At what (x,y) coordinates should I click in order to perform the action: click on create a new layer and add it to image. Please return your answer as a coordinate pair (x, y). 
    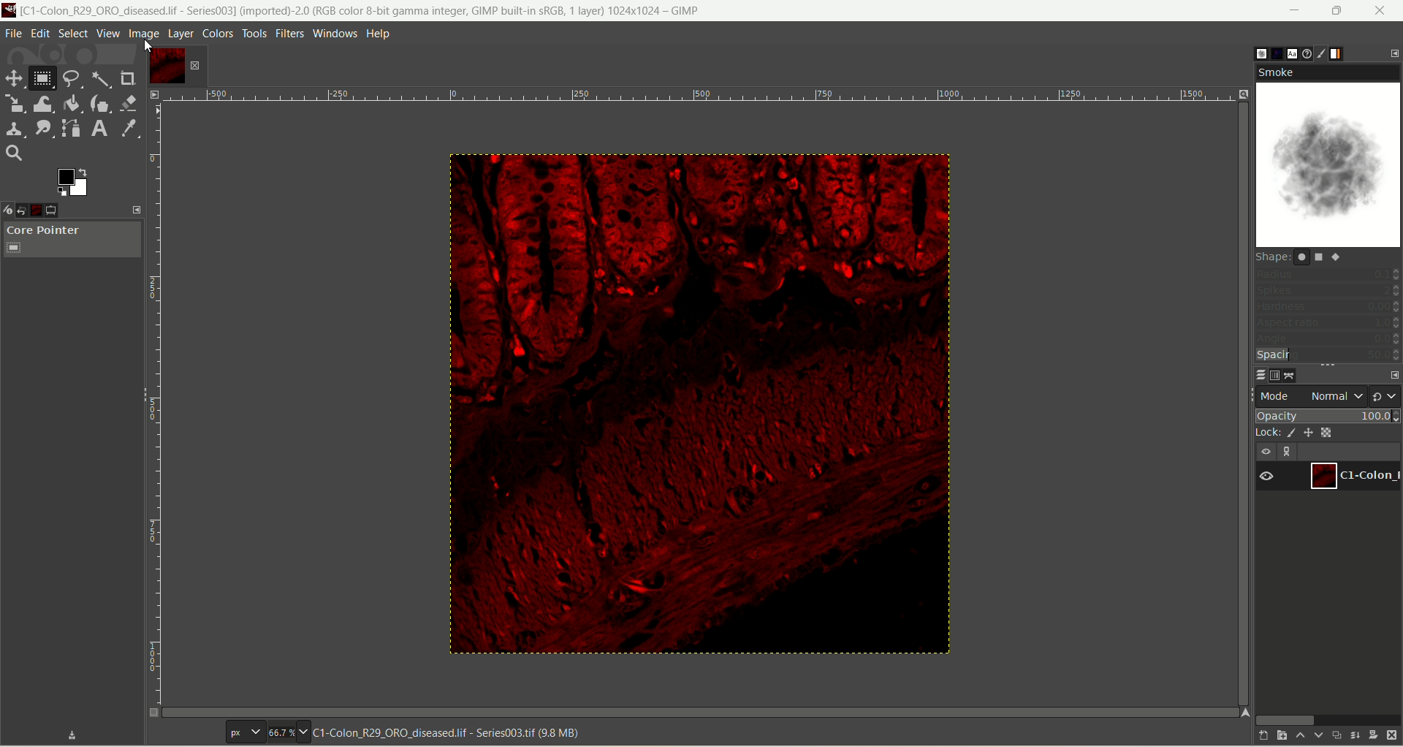
    Looking at the image, I should click on (1282, 736).